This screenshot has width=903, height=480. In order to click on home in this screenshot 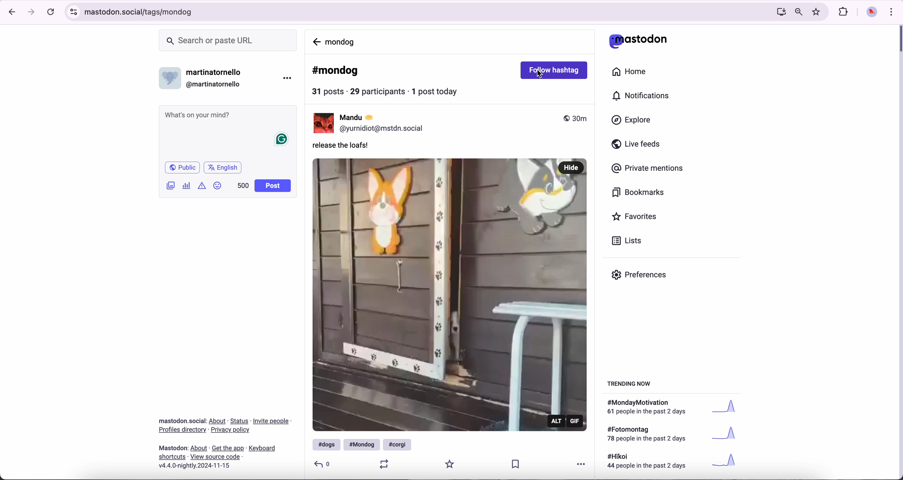, I will do `click(630, 71)`.